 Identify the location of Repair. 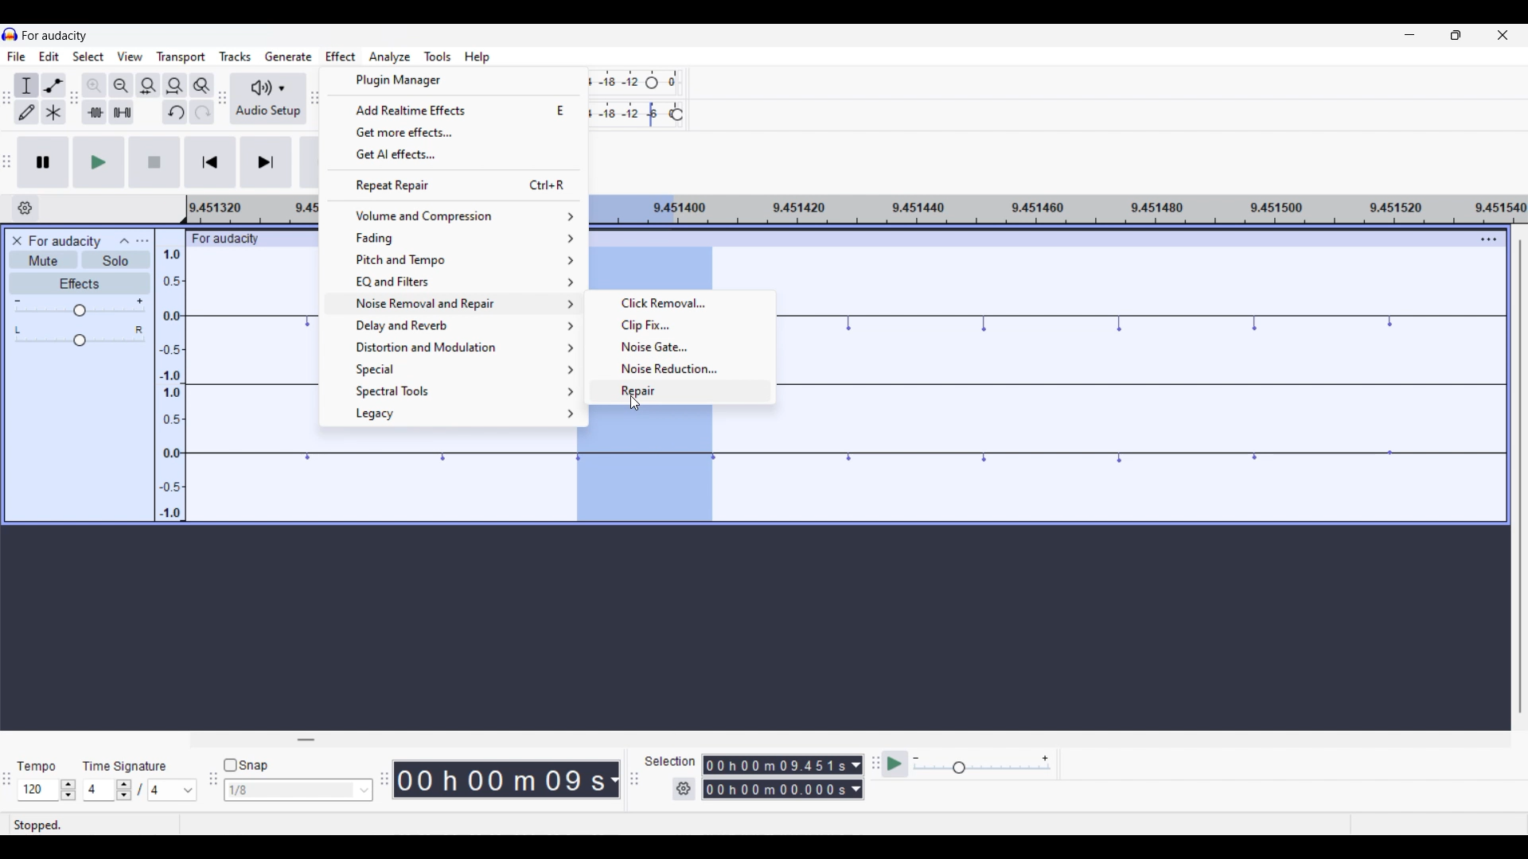
(680, 391).